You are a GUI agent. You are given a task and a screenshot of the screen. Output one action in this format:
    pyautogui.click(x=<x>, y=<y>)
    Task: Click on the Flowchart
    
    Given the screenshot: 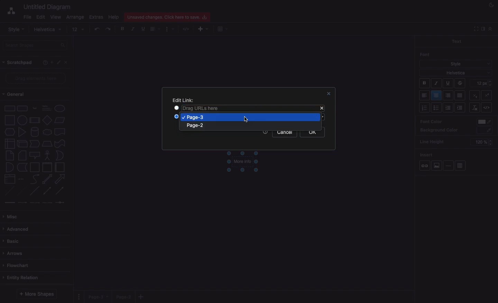 What is the action you would take?
    pyautogui.click(x=19, y=266)
    